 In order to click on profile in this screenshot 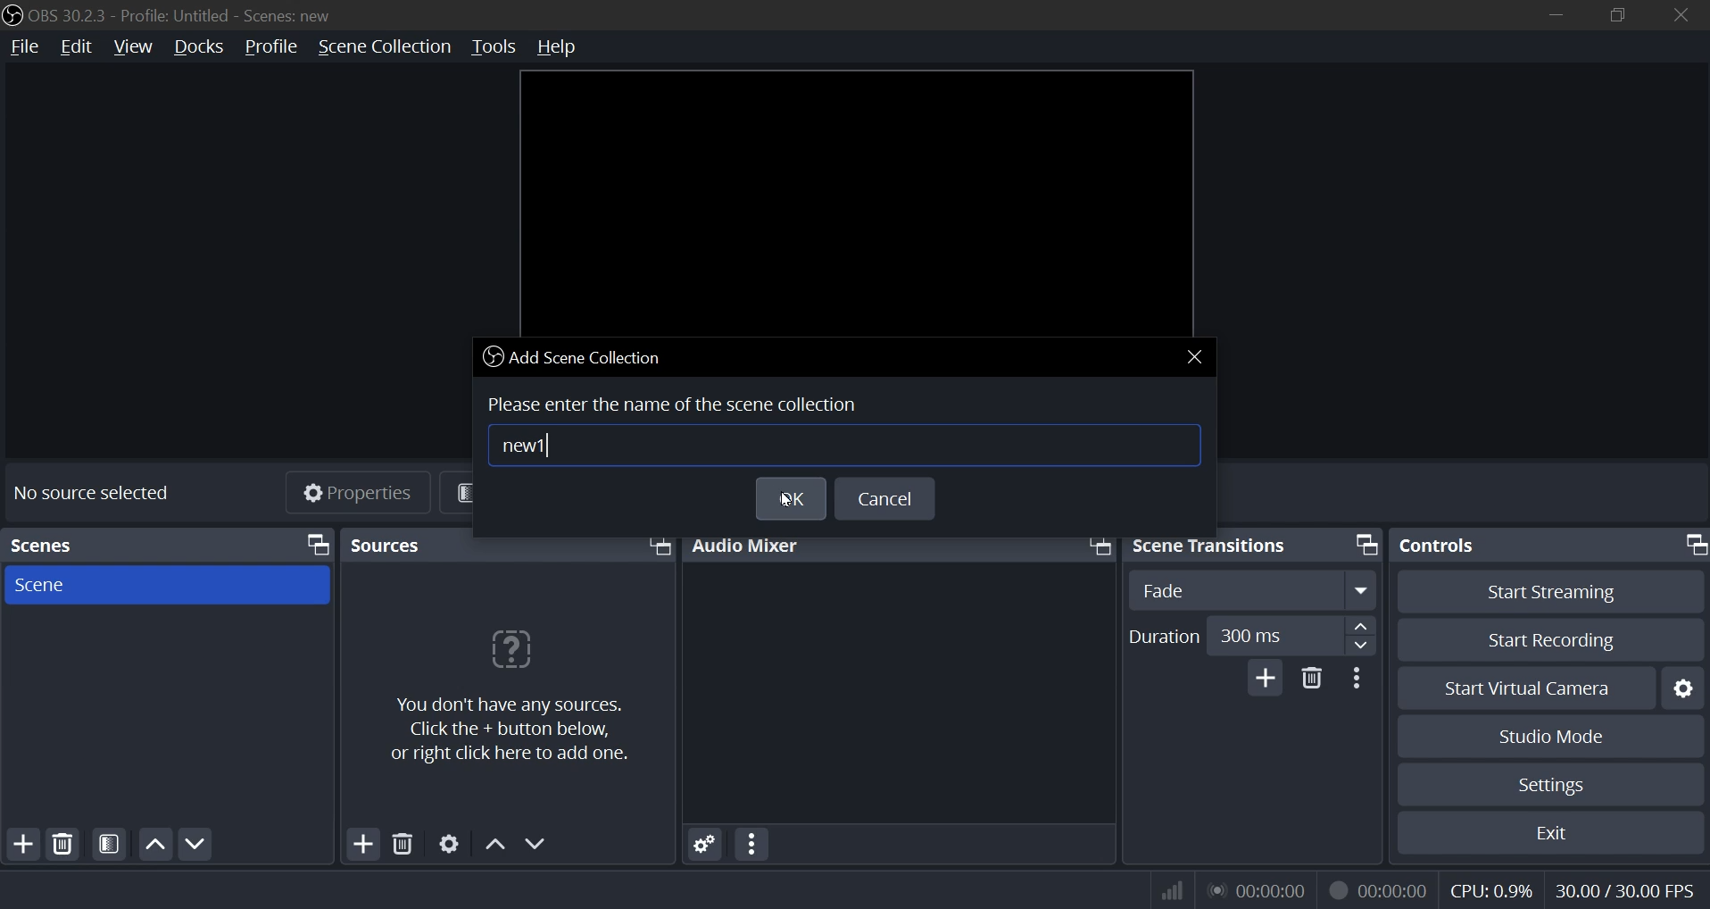, I will do `click(269, 47)`.